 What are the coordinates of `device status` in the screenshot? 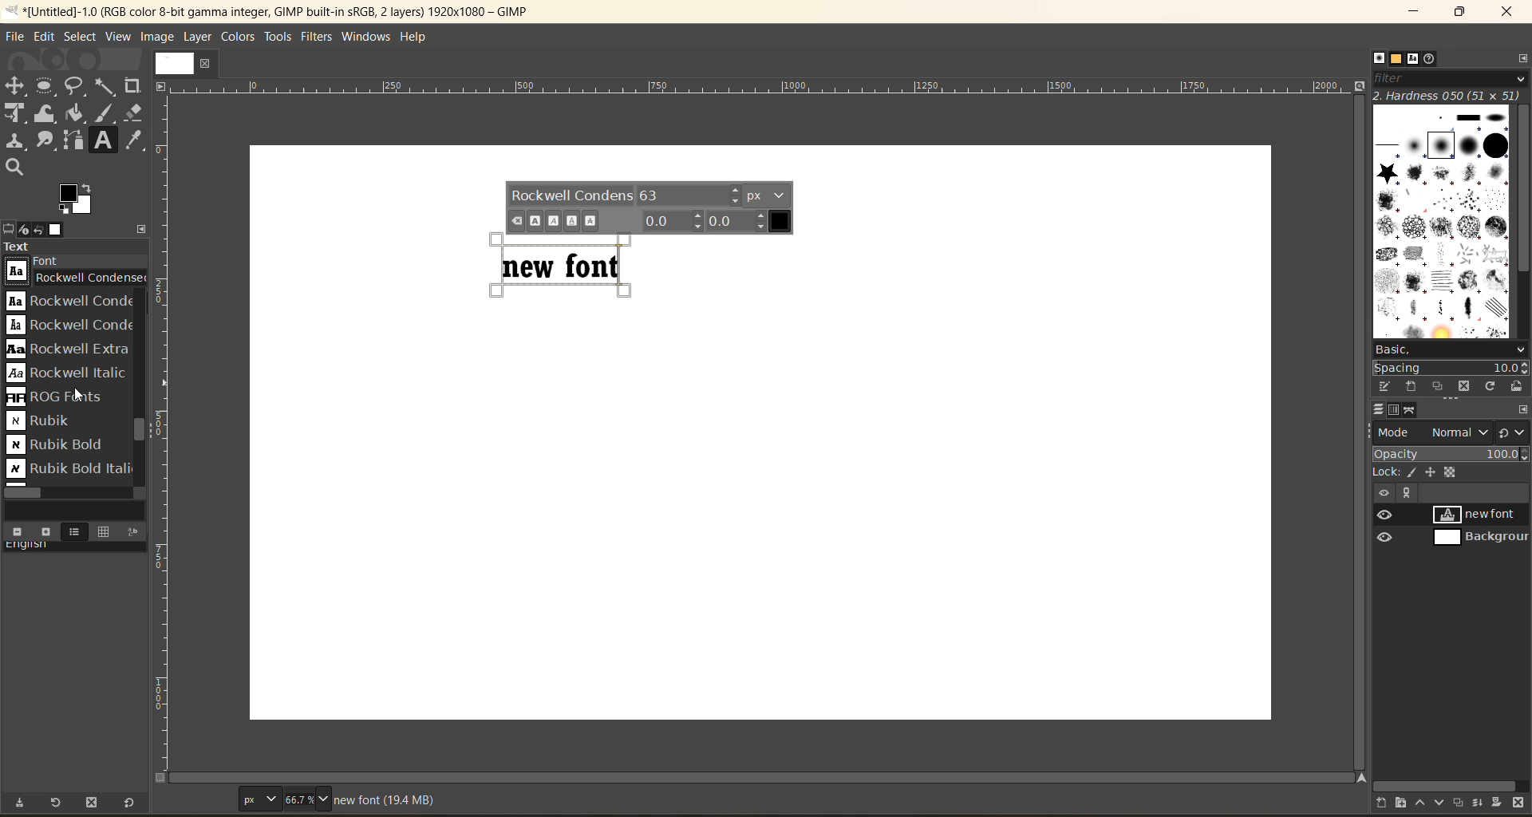 It's located at (26, 229).